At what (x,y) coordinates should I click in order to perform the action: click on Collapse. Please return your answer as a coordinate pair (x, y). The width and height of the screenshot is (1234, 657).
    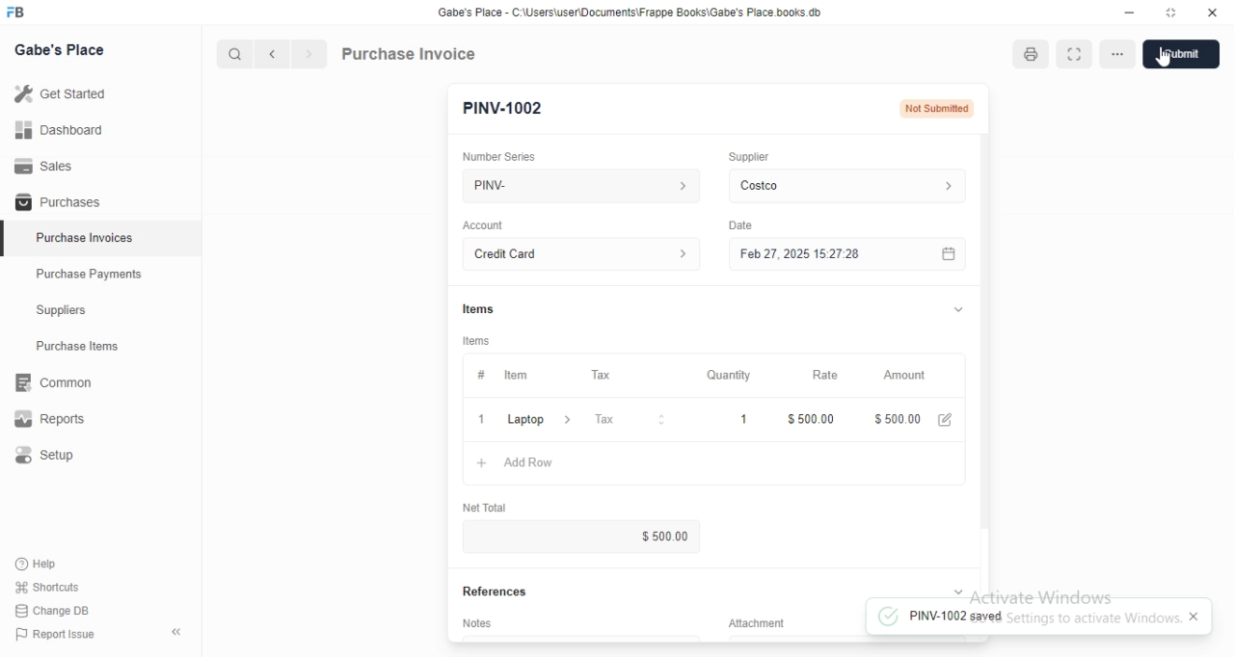
    Looking at the image, I should click on (958, 591).